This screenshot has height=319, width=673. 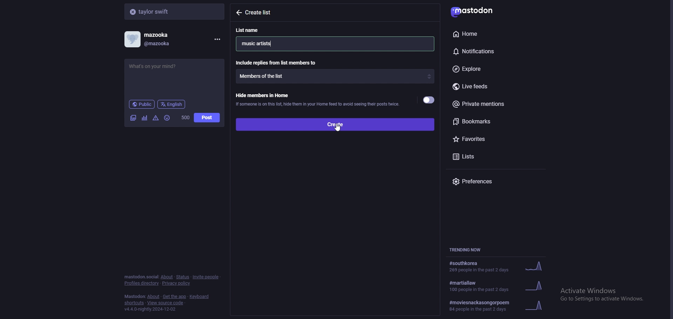 What do you see at coordinates (168, 117) in the screenshot?
I see `emoji` at bounding box center [168, 117].